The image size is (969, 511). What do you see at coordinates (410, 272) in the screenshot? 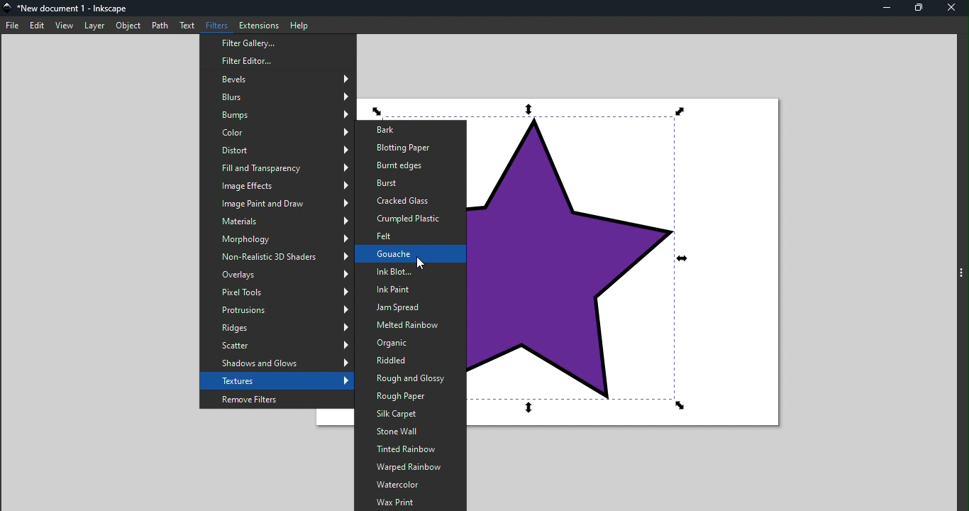
I see `Ink Blot` at bounding box center [410, 272].